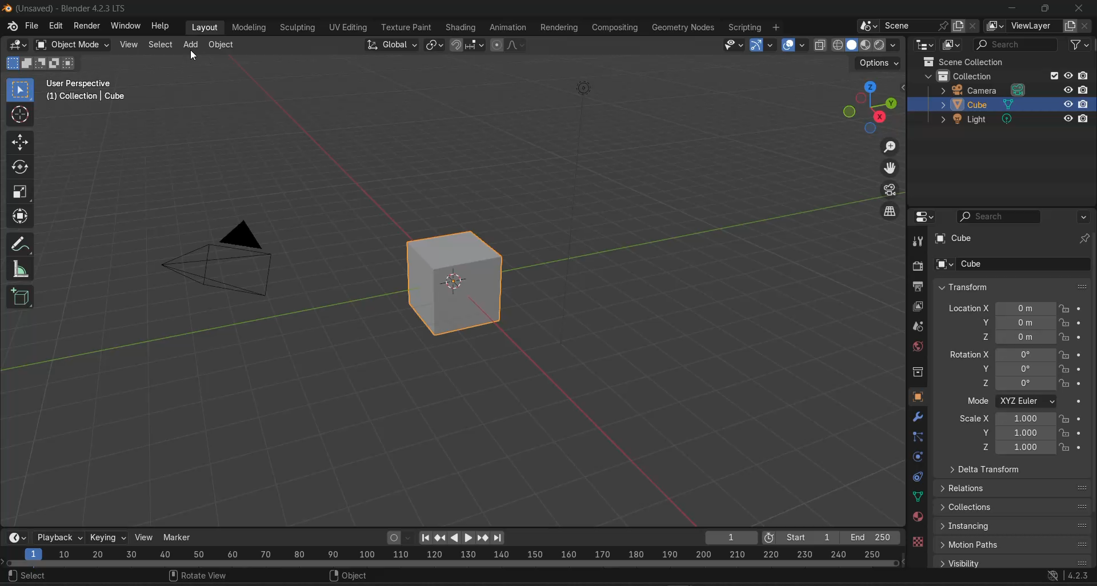  What do you see at coordinates (1064, 433) in the screenshot?
I see `lock scale` at bounding box center [1064, 433].